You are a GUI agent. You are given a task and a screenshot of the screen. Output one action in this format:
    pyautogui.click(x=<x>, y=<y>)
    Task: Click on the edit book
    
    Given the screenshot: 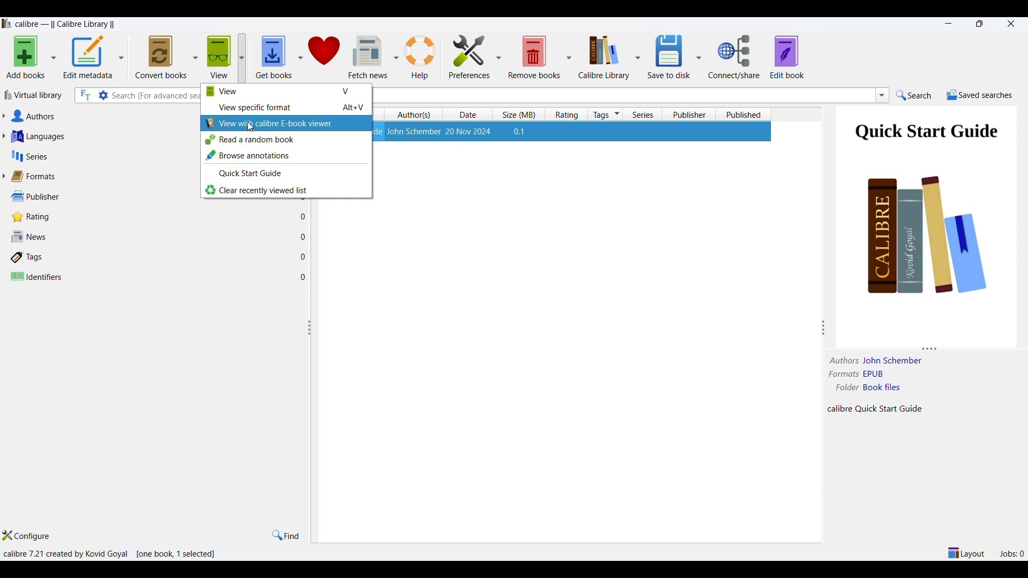 What is the action you would take?
    pyautogui.click(x=790, y=58)
    